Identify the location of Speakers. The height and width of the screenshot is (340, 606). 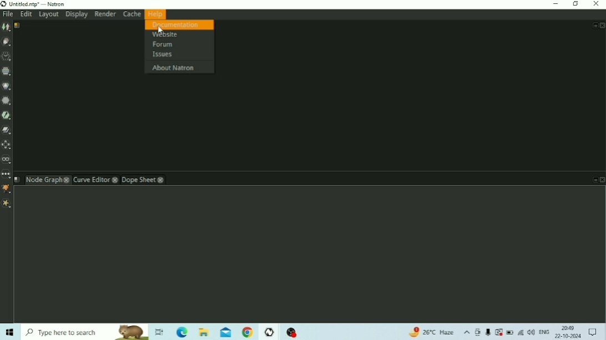
(531, 332).